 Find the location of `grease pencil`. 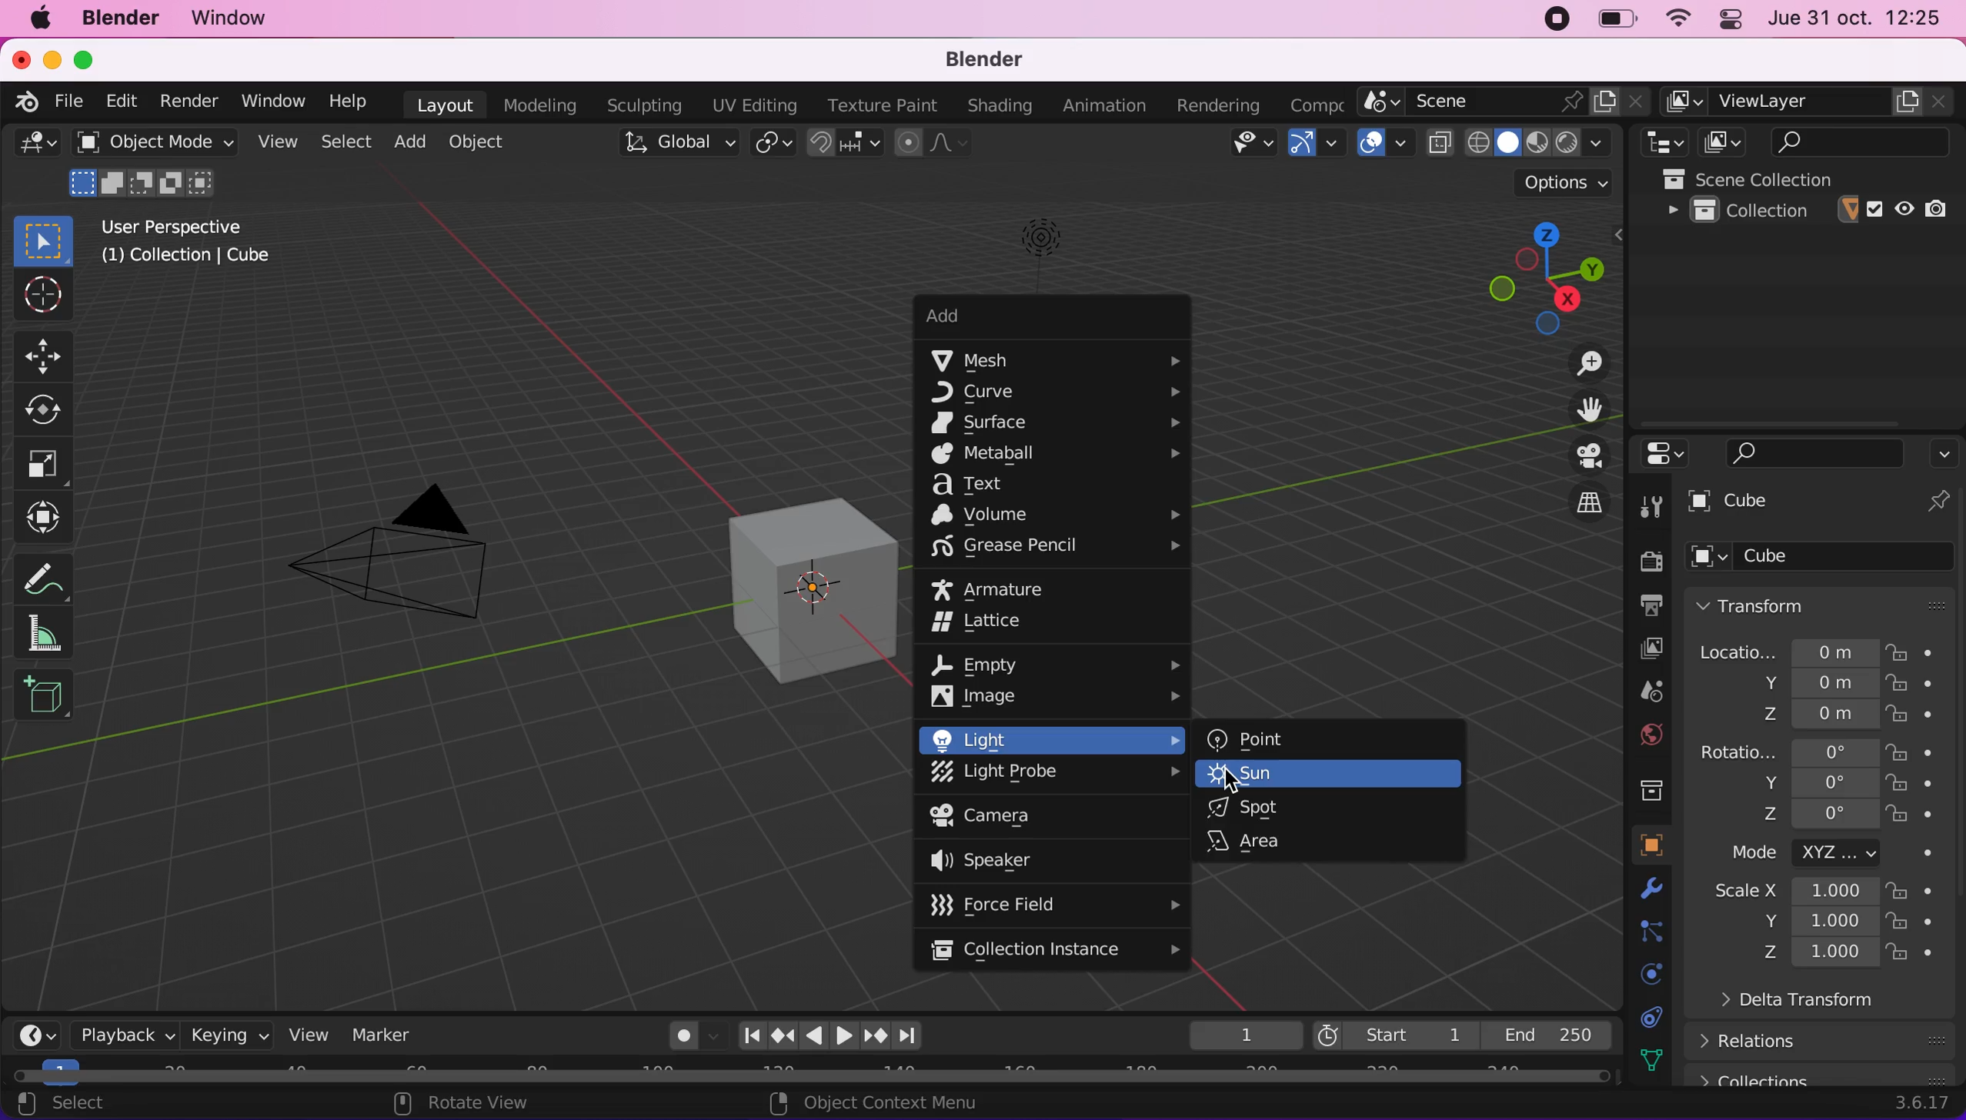

grease pencil is located at coordinates (1060, 548).